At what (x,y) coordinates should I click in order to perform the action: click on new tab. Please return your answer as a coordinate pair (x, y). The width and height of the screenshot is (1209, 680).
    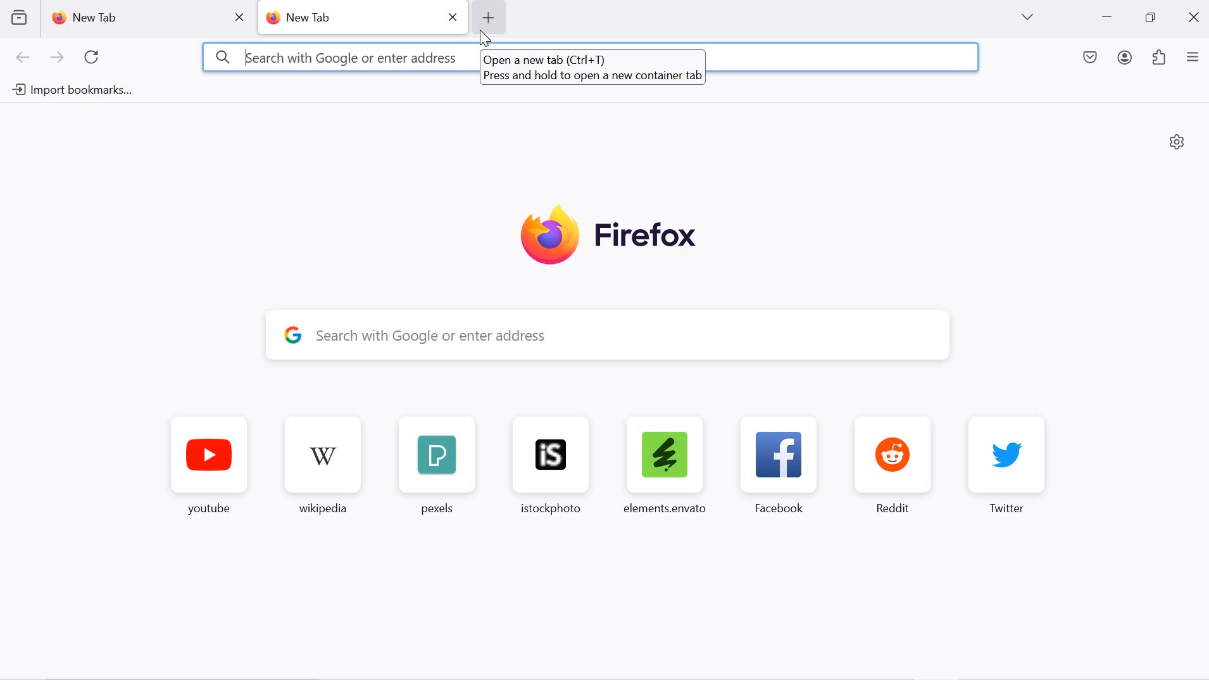
    Looking at the image, I should click on (343, 18).